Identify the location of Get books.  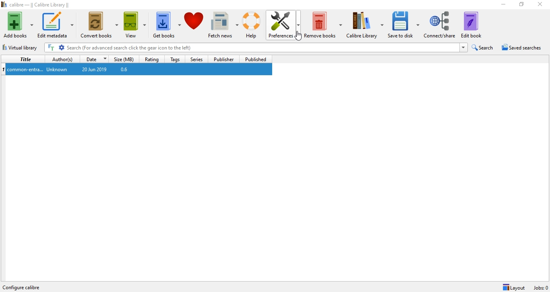
(166, 24).